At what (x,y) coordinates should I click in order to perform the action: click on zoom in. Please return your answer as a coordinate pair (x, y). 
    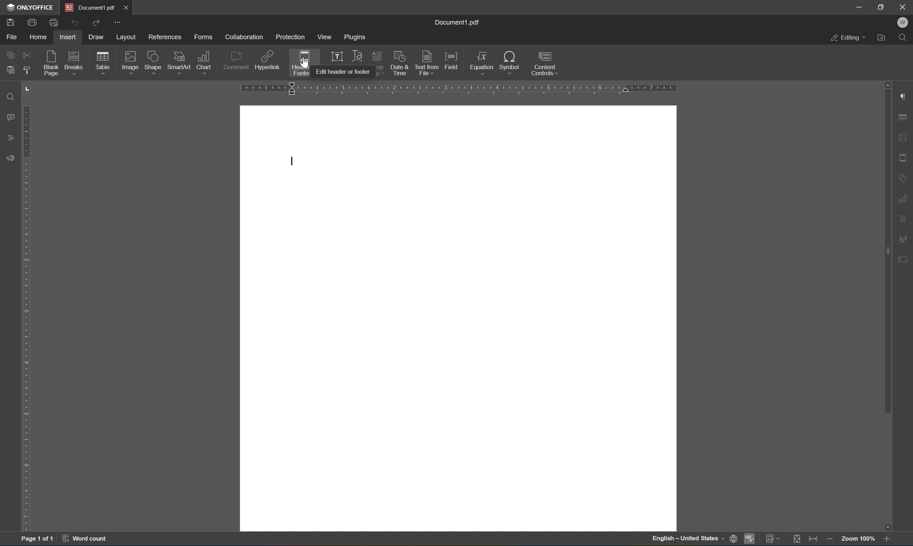
    Looking at the image, I should click on (889, 539).